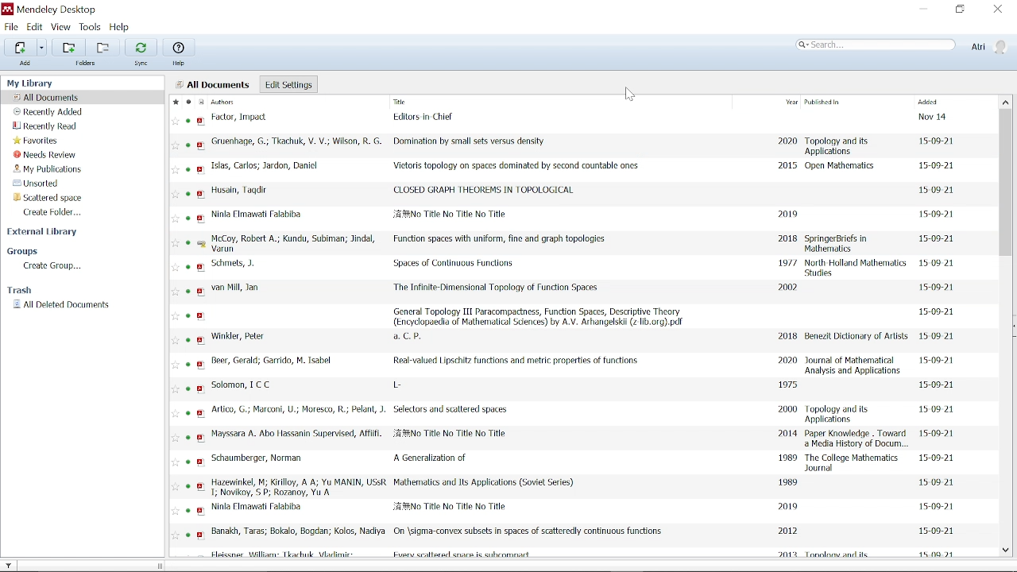 Image resolution: width=1017 pixels, height=572 pixels. Describe the element at coordinates (11, 27) in the screenshot. I see `File` at that location.